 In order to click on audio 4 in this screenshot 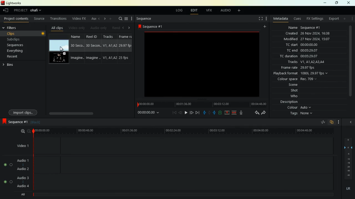, I will do `click(21, 186)`.